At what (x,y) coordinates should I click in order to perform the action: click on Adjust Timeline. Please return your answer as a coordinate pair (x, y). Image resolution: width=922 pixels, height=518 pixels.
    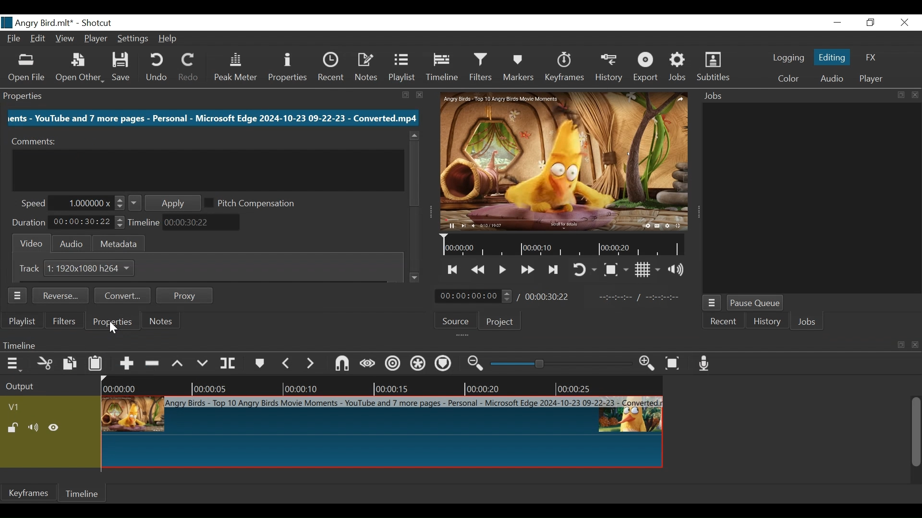
    Looking at the image, I should click on (204, 223).